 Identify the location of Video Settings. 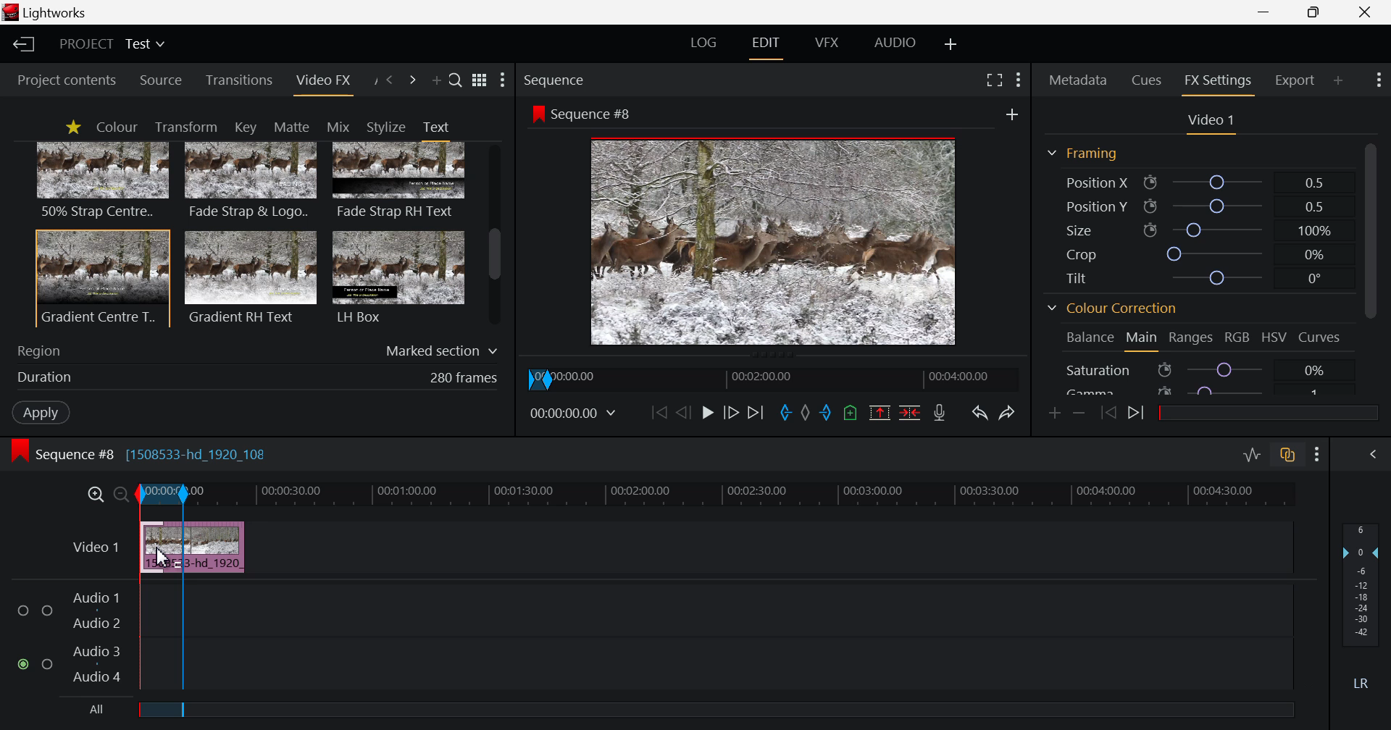
(1211, 121).